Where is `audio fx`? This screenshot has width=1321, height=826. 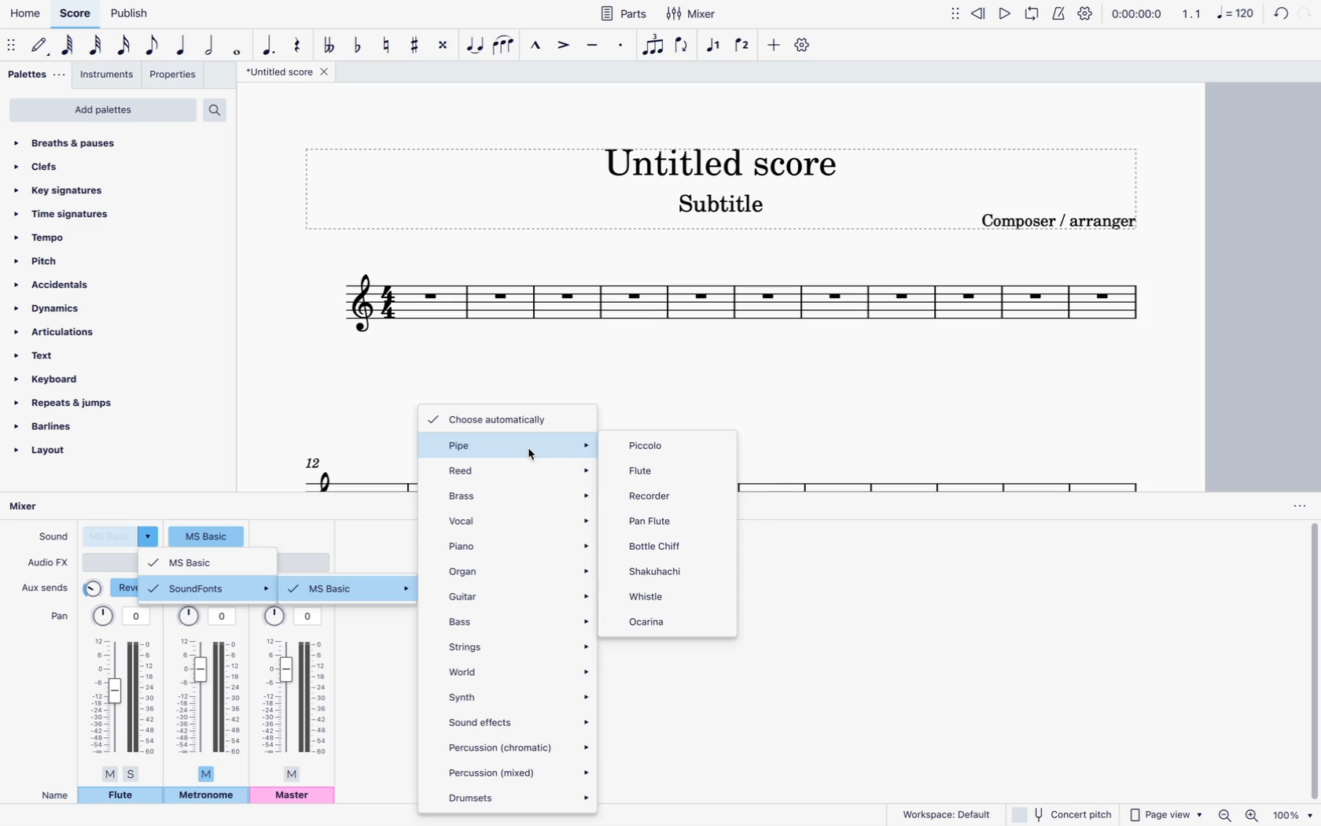
audio fx is located at coordinates (48, 562).